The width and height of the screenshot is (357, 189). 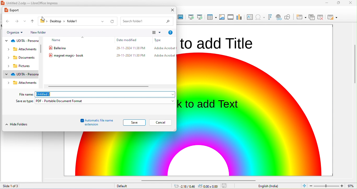 What do you see at coordinates (288, 17) in the screenshot?
I see `show draw functions` at bounding box center [288, 17].